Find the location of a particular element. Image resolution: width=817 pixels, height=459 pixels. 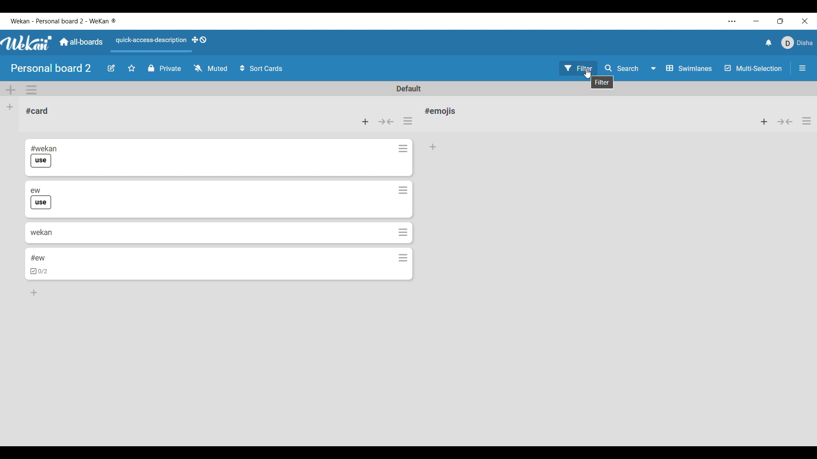

List actions is located at coordinates (408, 121).